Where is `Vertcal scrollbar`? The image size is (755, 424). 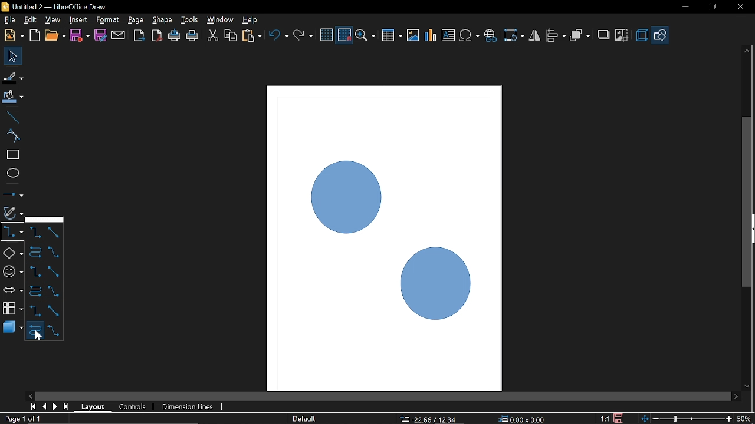
Vertcal scrollbar is located at coordinates (748, 204).